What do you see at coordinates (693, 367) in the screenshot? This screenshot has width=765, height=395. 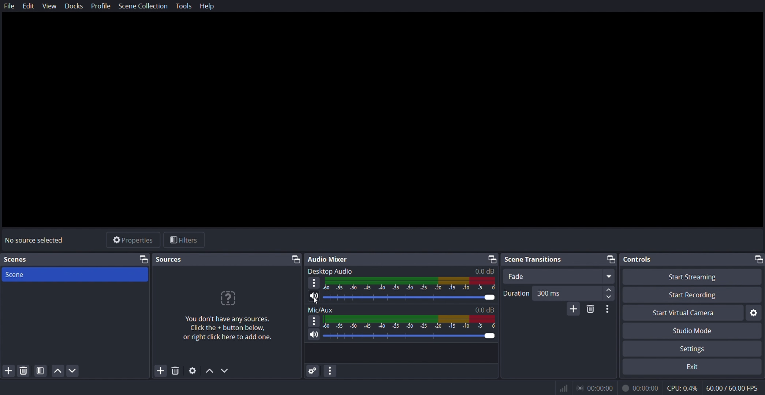 I see `exit` at bounding box center [693, 367].